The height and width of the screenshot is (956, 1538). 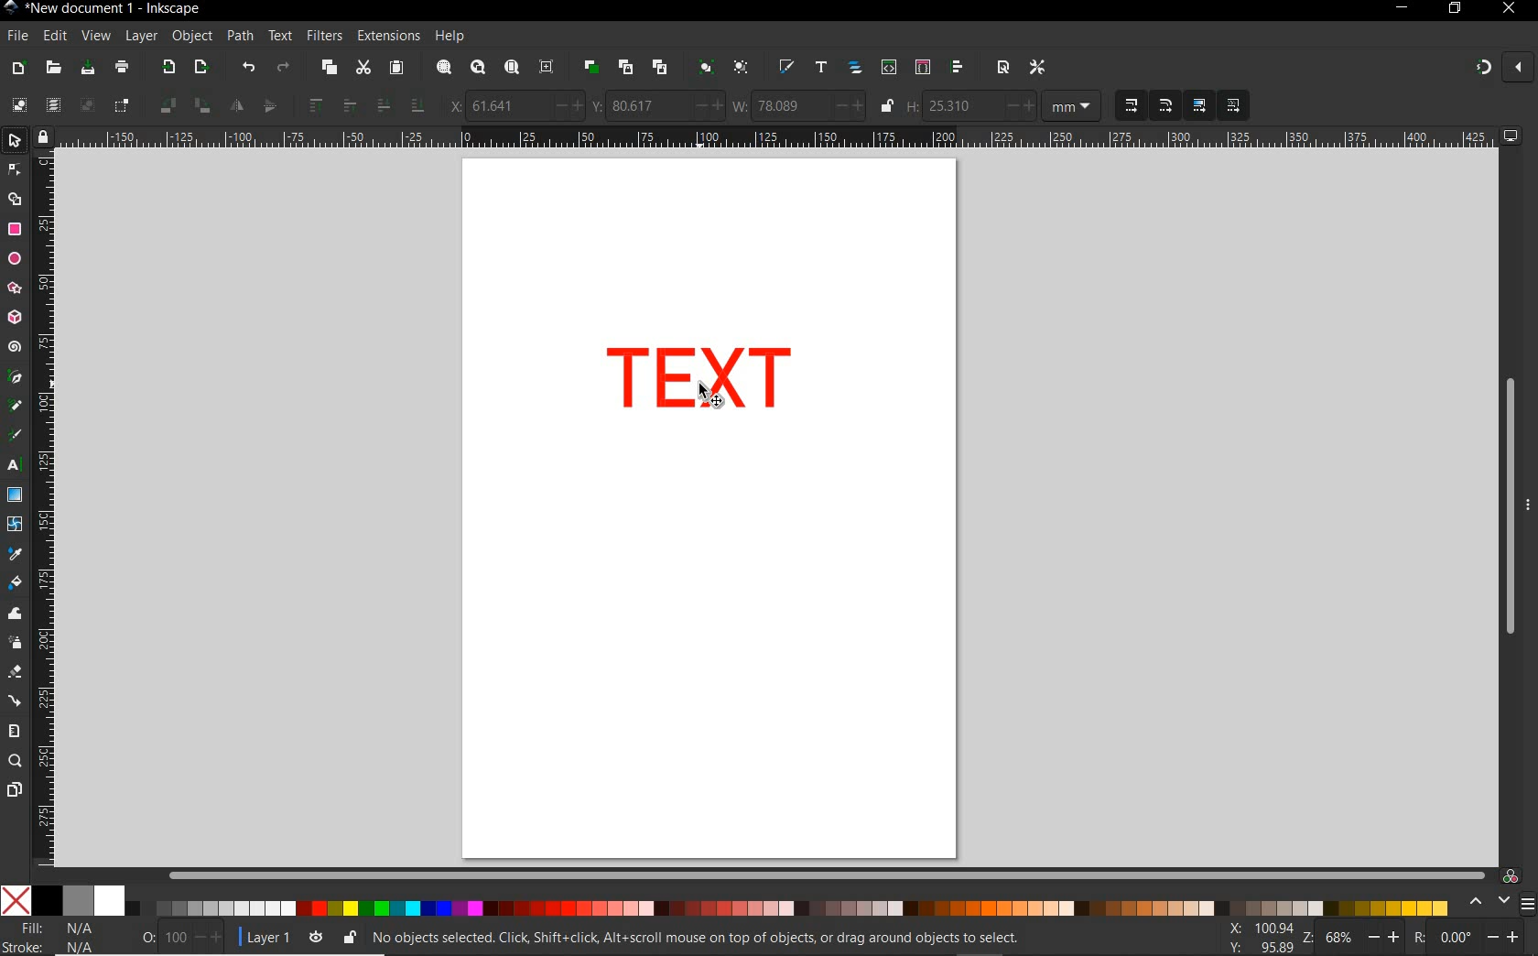 I want to click on ungroup, so click(x=741, y=69).